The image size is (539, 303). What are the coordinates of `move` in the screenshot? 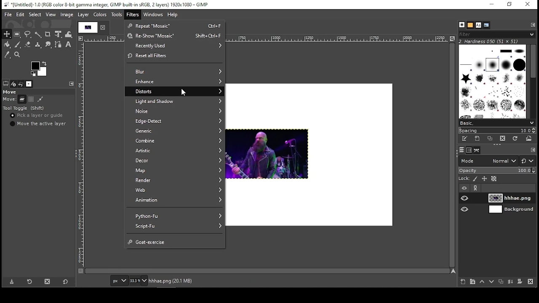 It's located at (11, 92).